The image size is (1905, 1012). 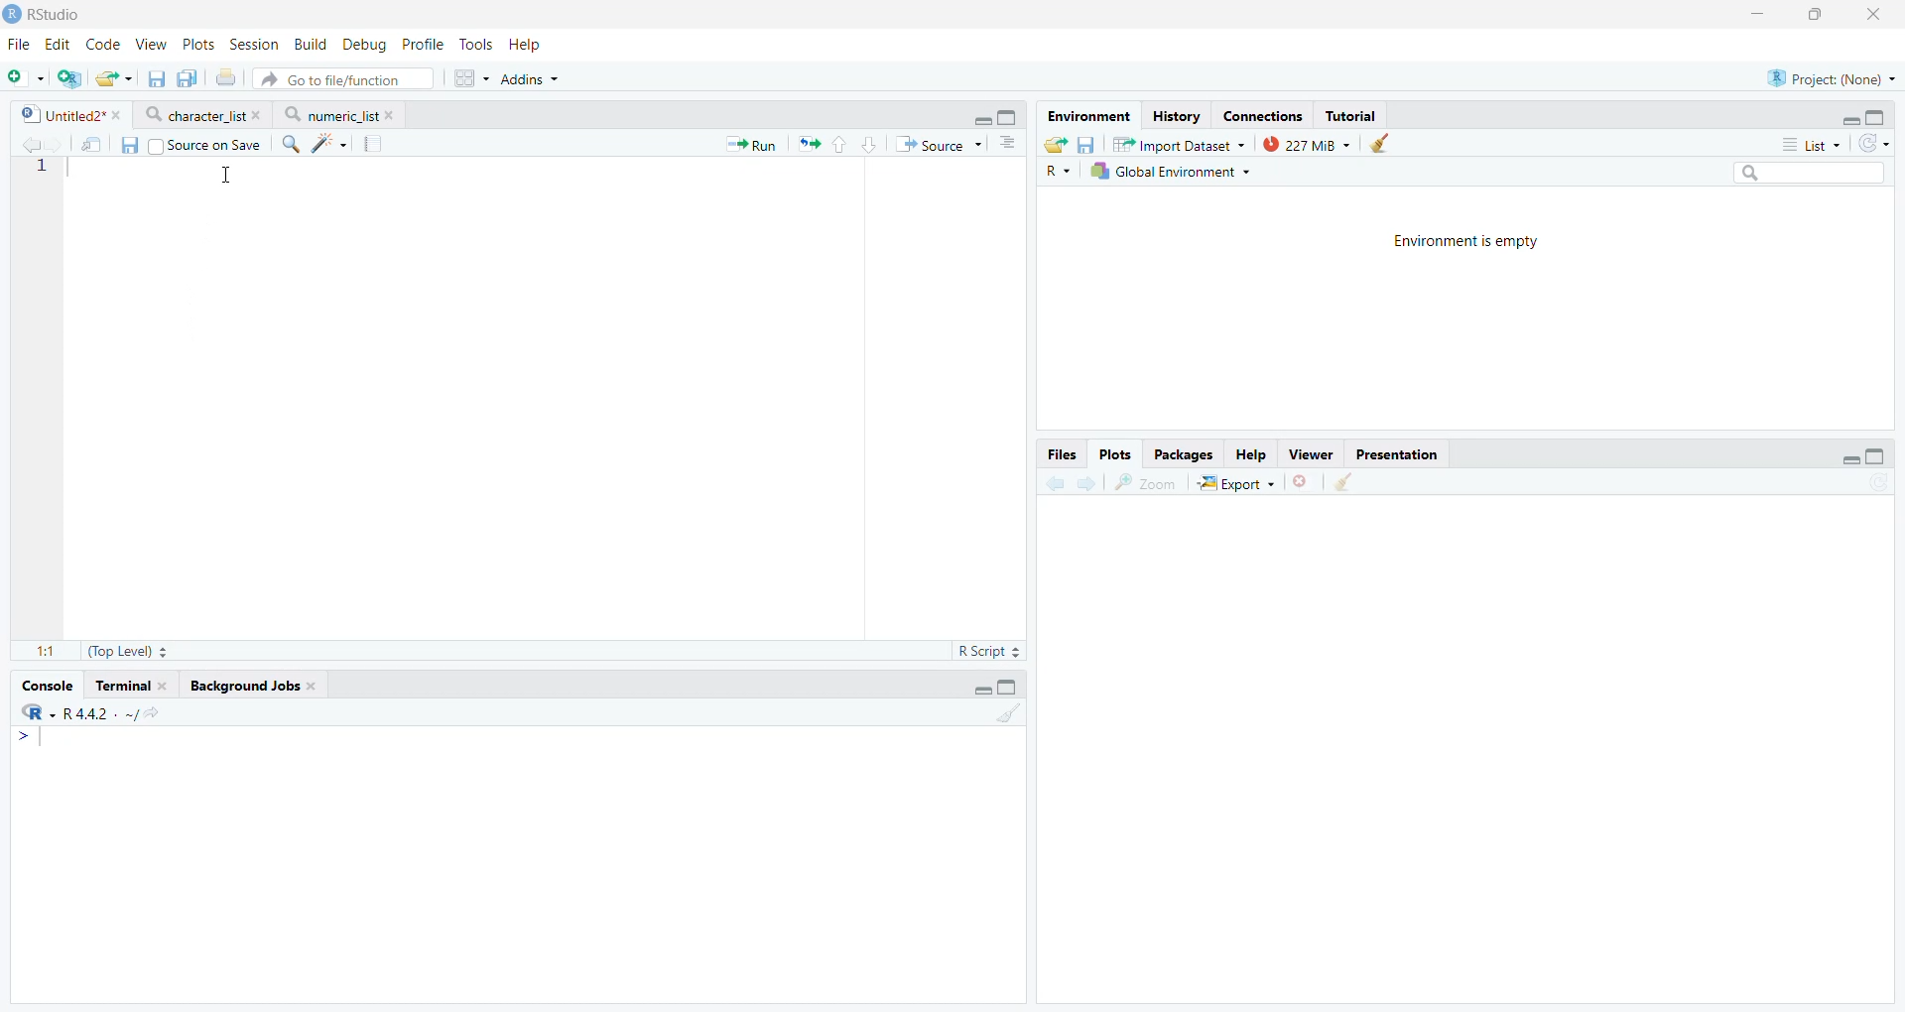 What do you see at coordinates (1811, 143) in the screenshot?
I see `List` at bounding box center [1811, 143].